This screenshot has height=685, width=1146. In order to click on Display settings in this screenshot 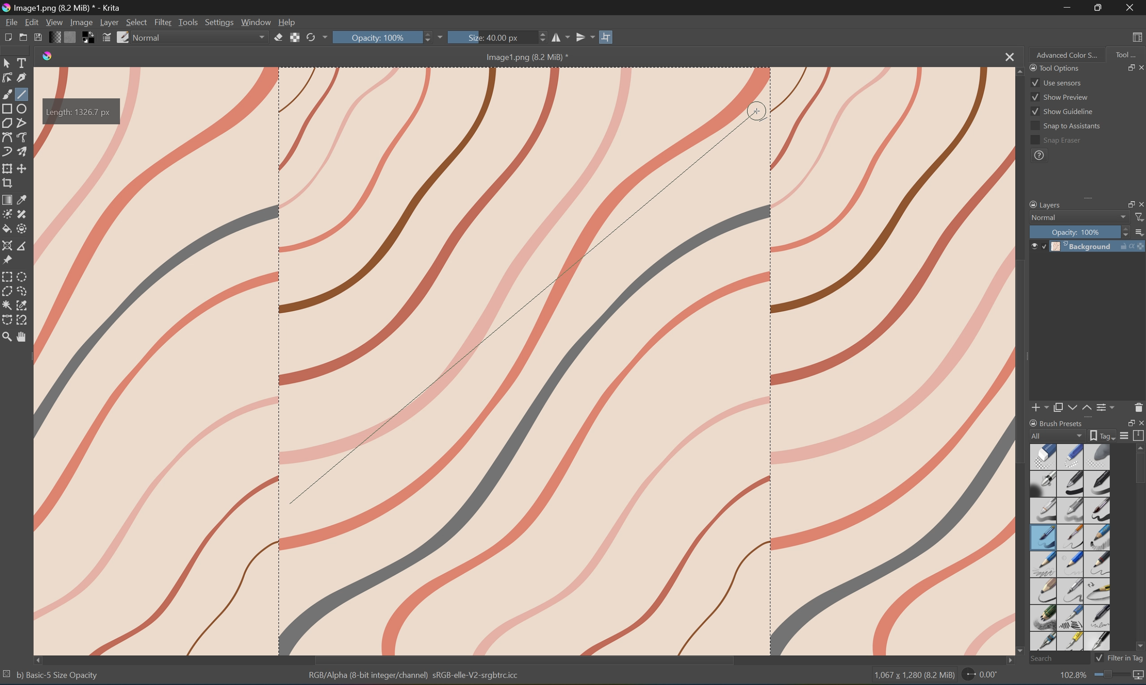, I will do `click(1125, 437)`.